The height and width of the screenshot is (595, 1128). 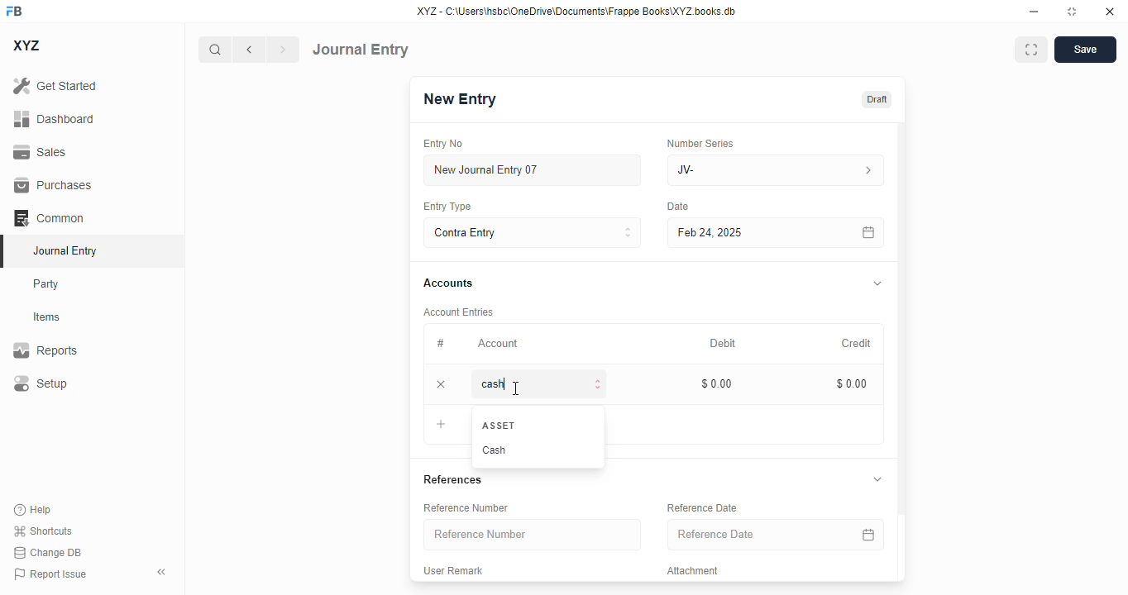 What do you see at coordinates (1031, 50) in the screenshot?
I see `maximise window` at bounding box center [1031, 50].